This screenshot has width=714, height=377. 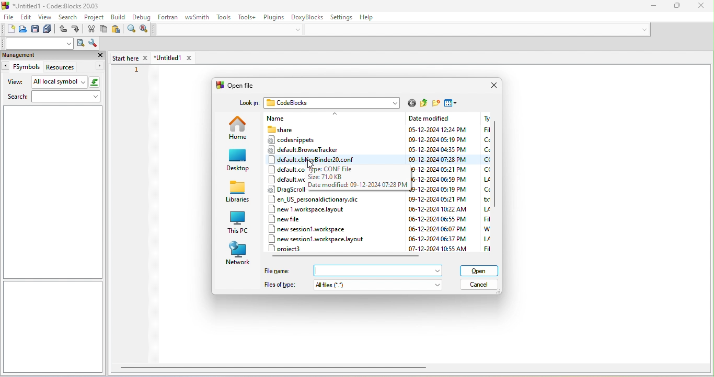 What do you see at coordinates (347, 270) in the screenshot?
I see `file name` at bounding box center [347, 270].